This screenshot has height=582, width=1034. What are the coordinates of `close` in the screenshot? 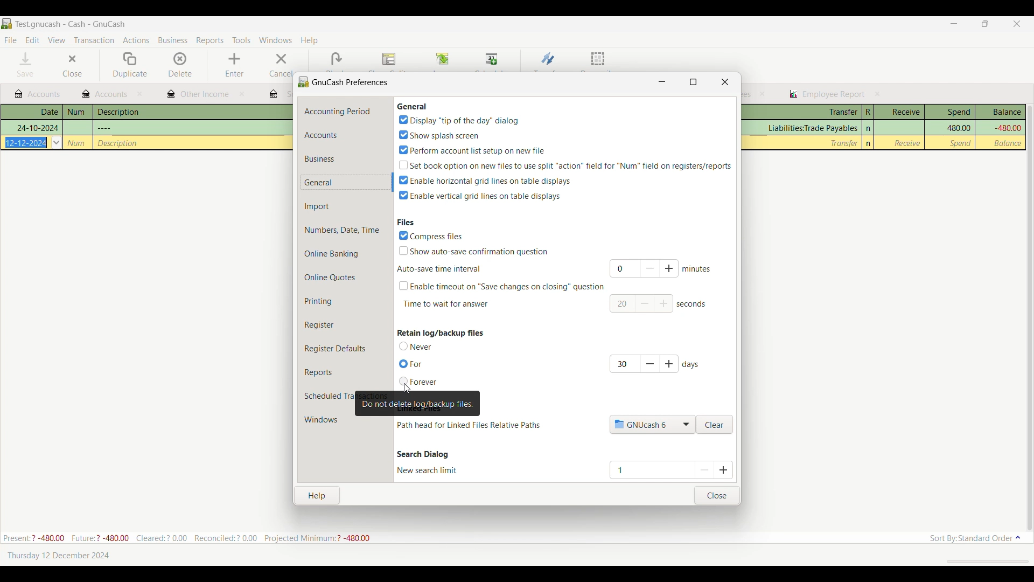 It's located at (763, 94).